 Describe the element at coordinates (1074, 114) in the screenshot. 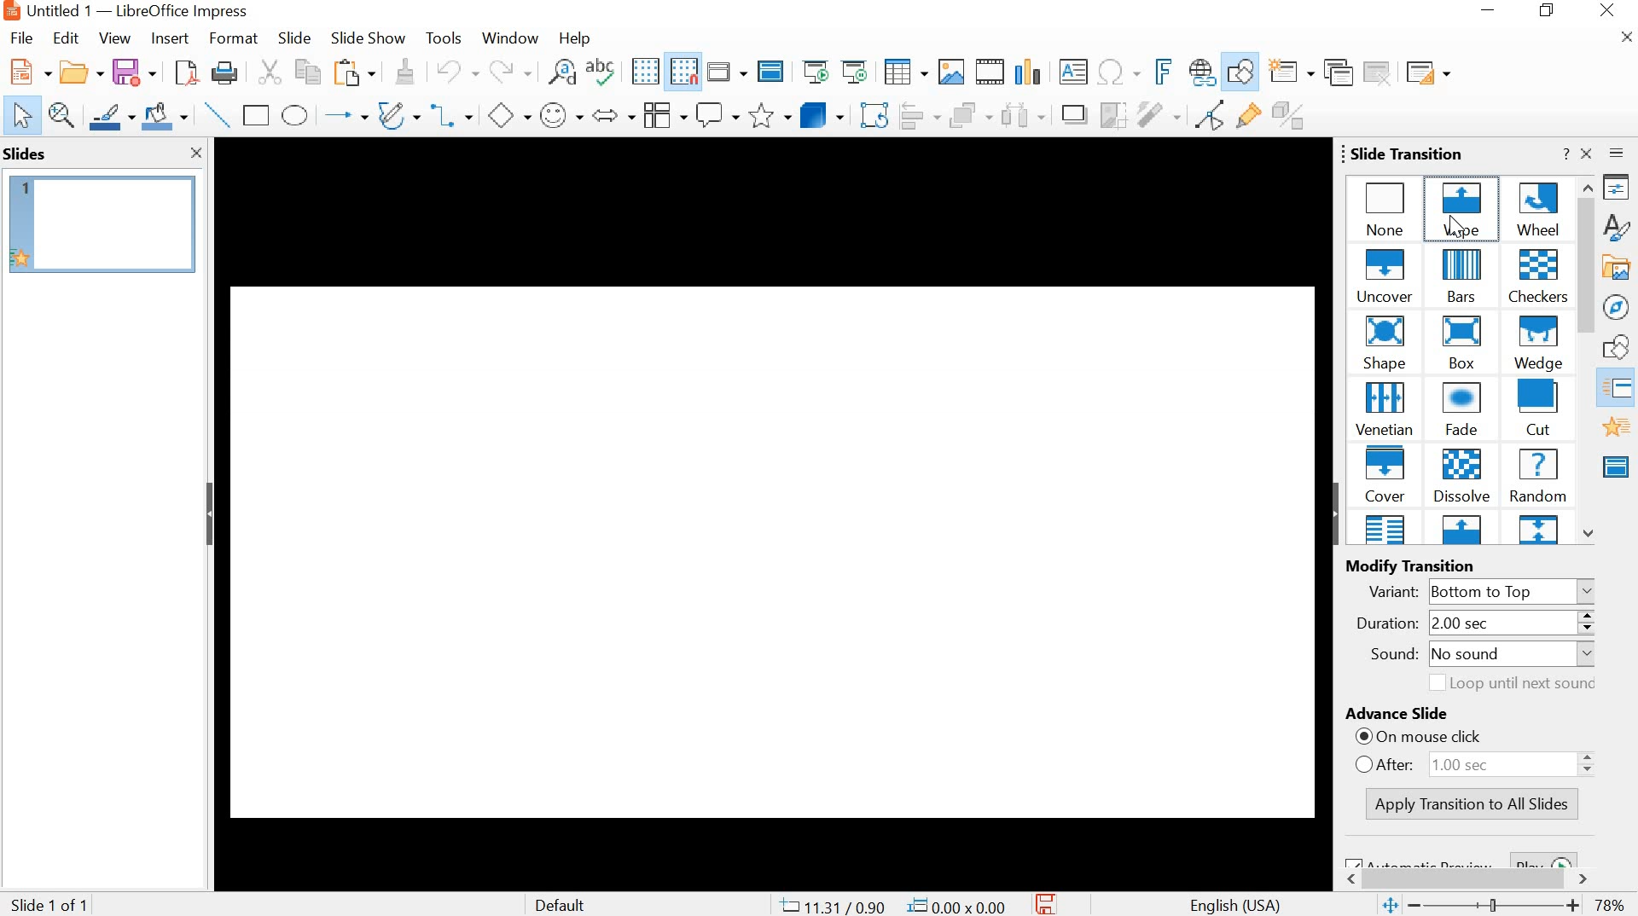

I see `Shadow` at that location.